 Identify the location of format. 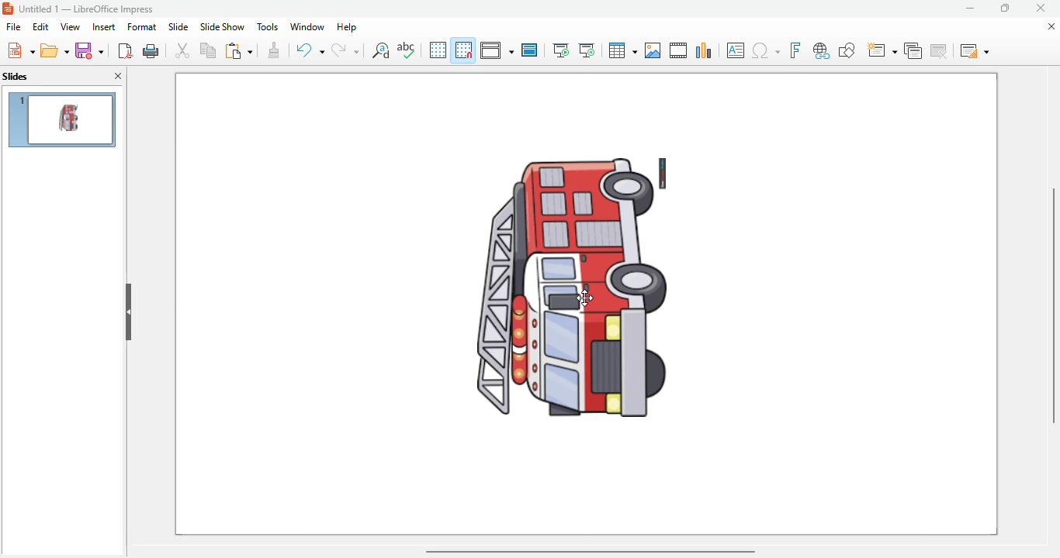
(142, 26).